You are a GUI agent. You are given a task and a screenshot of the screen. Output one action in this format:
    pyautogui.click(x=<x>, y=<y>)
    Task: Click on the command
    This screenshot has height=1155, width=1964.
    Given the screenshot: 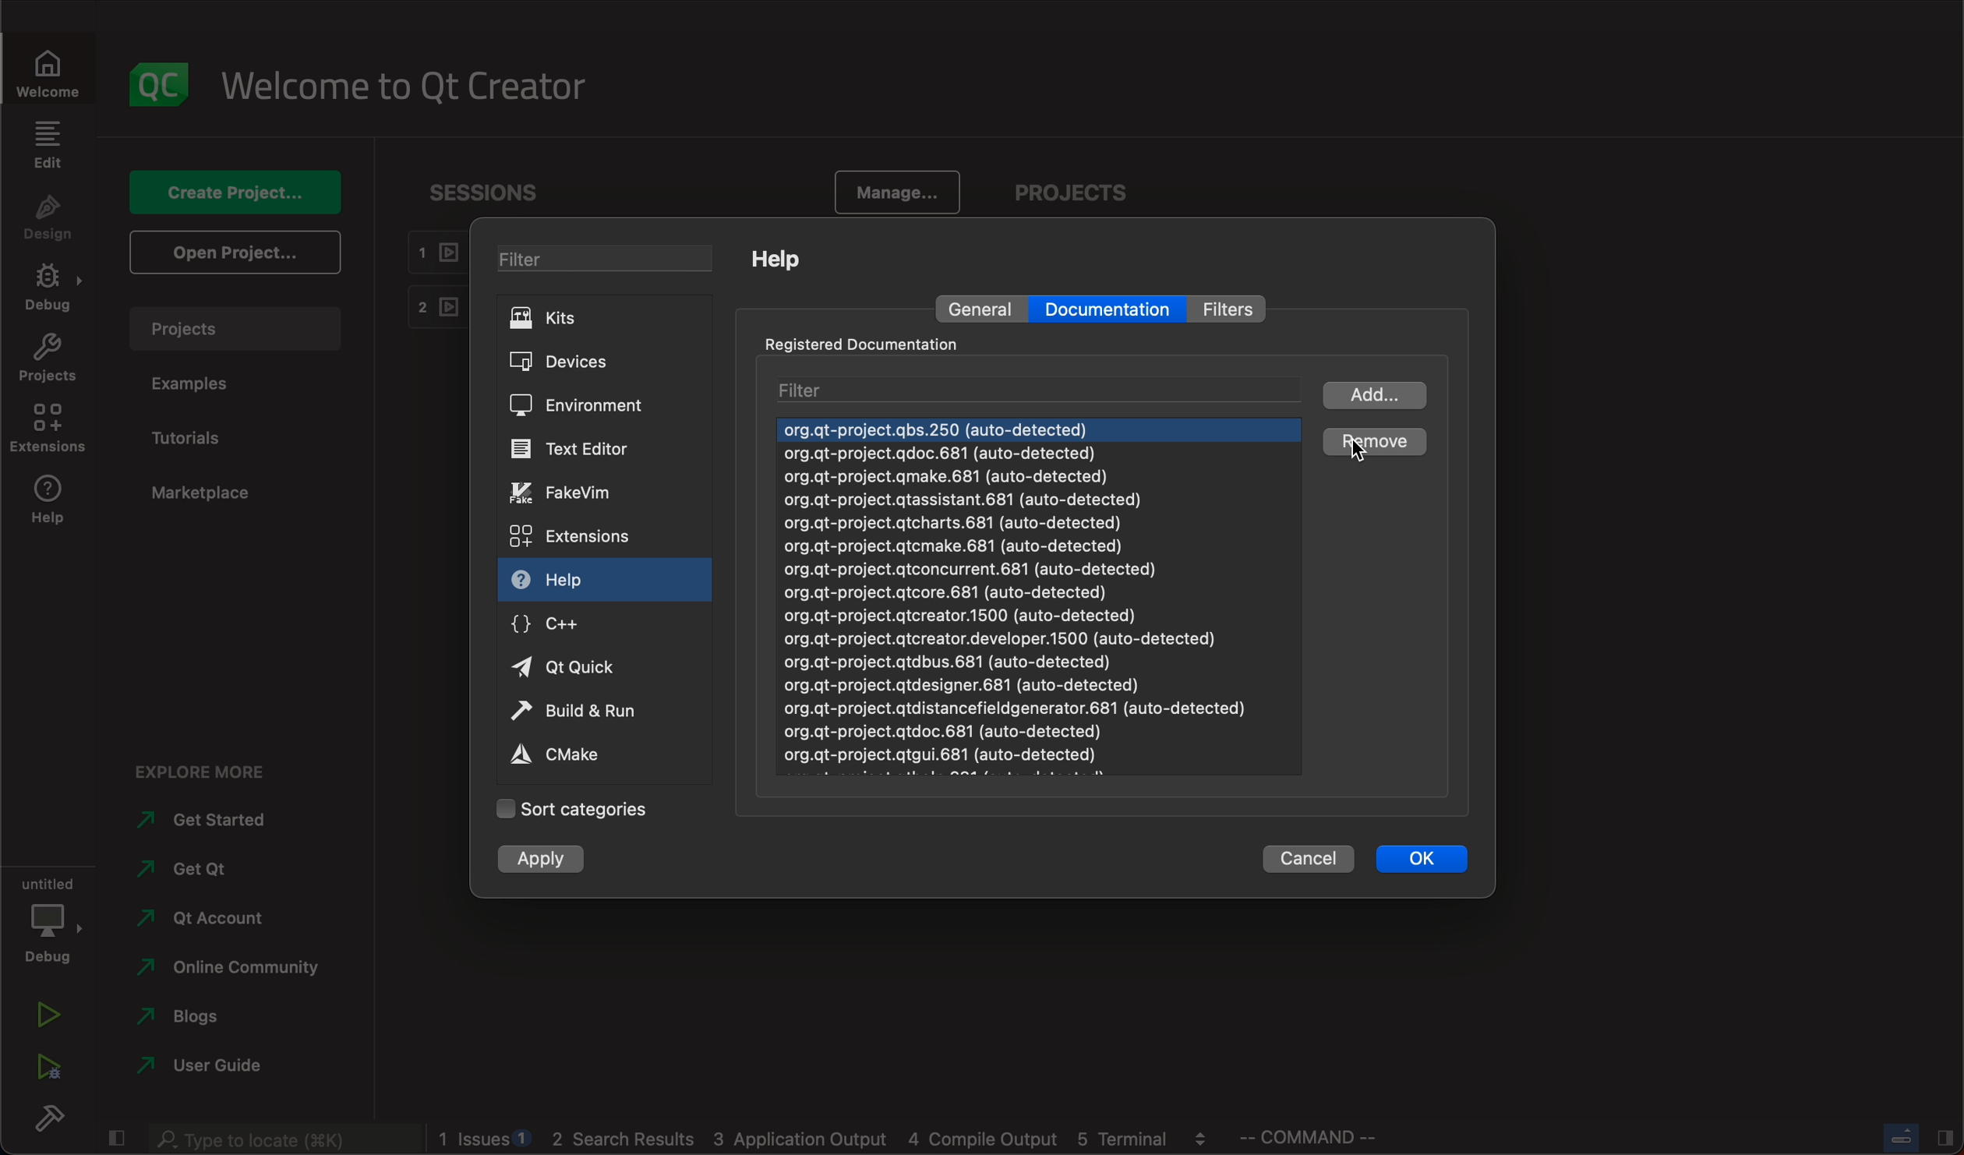 What is the action you would take?
    pyautogui.click(x=1332, y=1138)
    